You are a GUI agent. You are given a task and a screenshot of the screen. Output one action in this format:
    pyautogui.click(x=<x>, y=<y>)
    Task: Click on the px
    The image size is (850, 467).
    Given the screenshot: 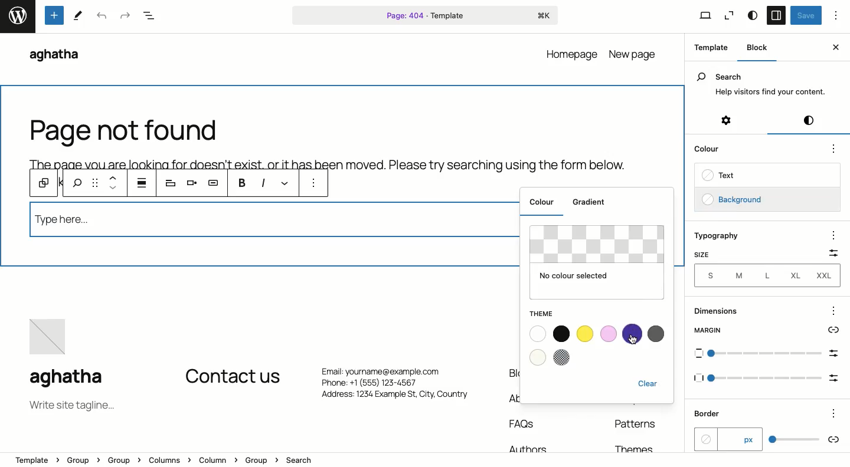 What is the action you would take?
    pyautogui.click(x=727, y=439)
    